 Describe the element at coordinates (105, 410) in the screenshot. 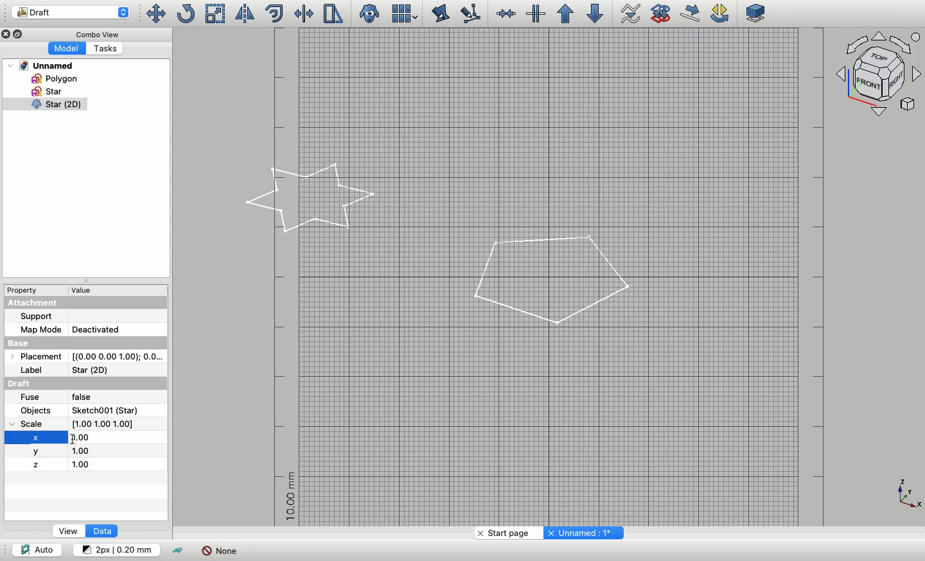

I see `Sketch001 (Star)` at that location.